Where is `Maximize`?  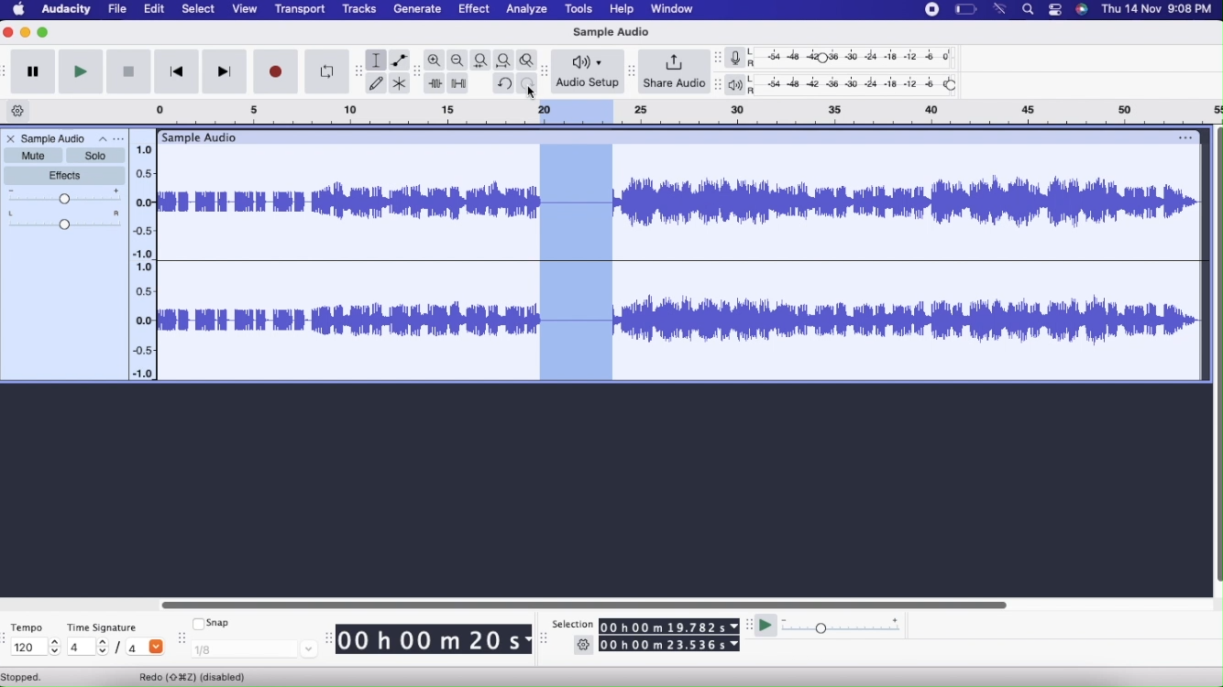 Maximize is located at coordinates (43, 32).